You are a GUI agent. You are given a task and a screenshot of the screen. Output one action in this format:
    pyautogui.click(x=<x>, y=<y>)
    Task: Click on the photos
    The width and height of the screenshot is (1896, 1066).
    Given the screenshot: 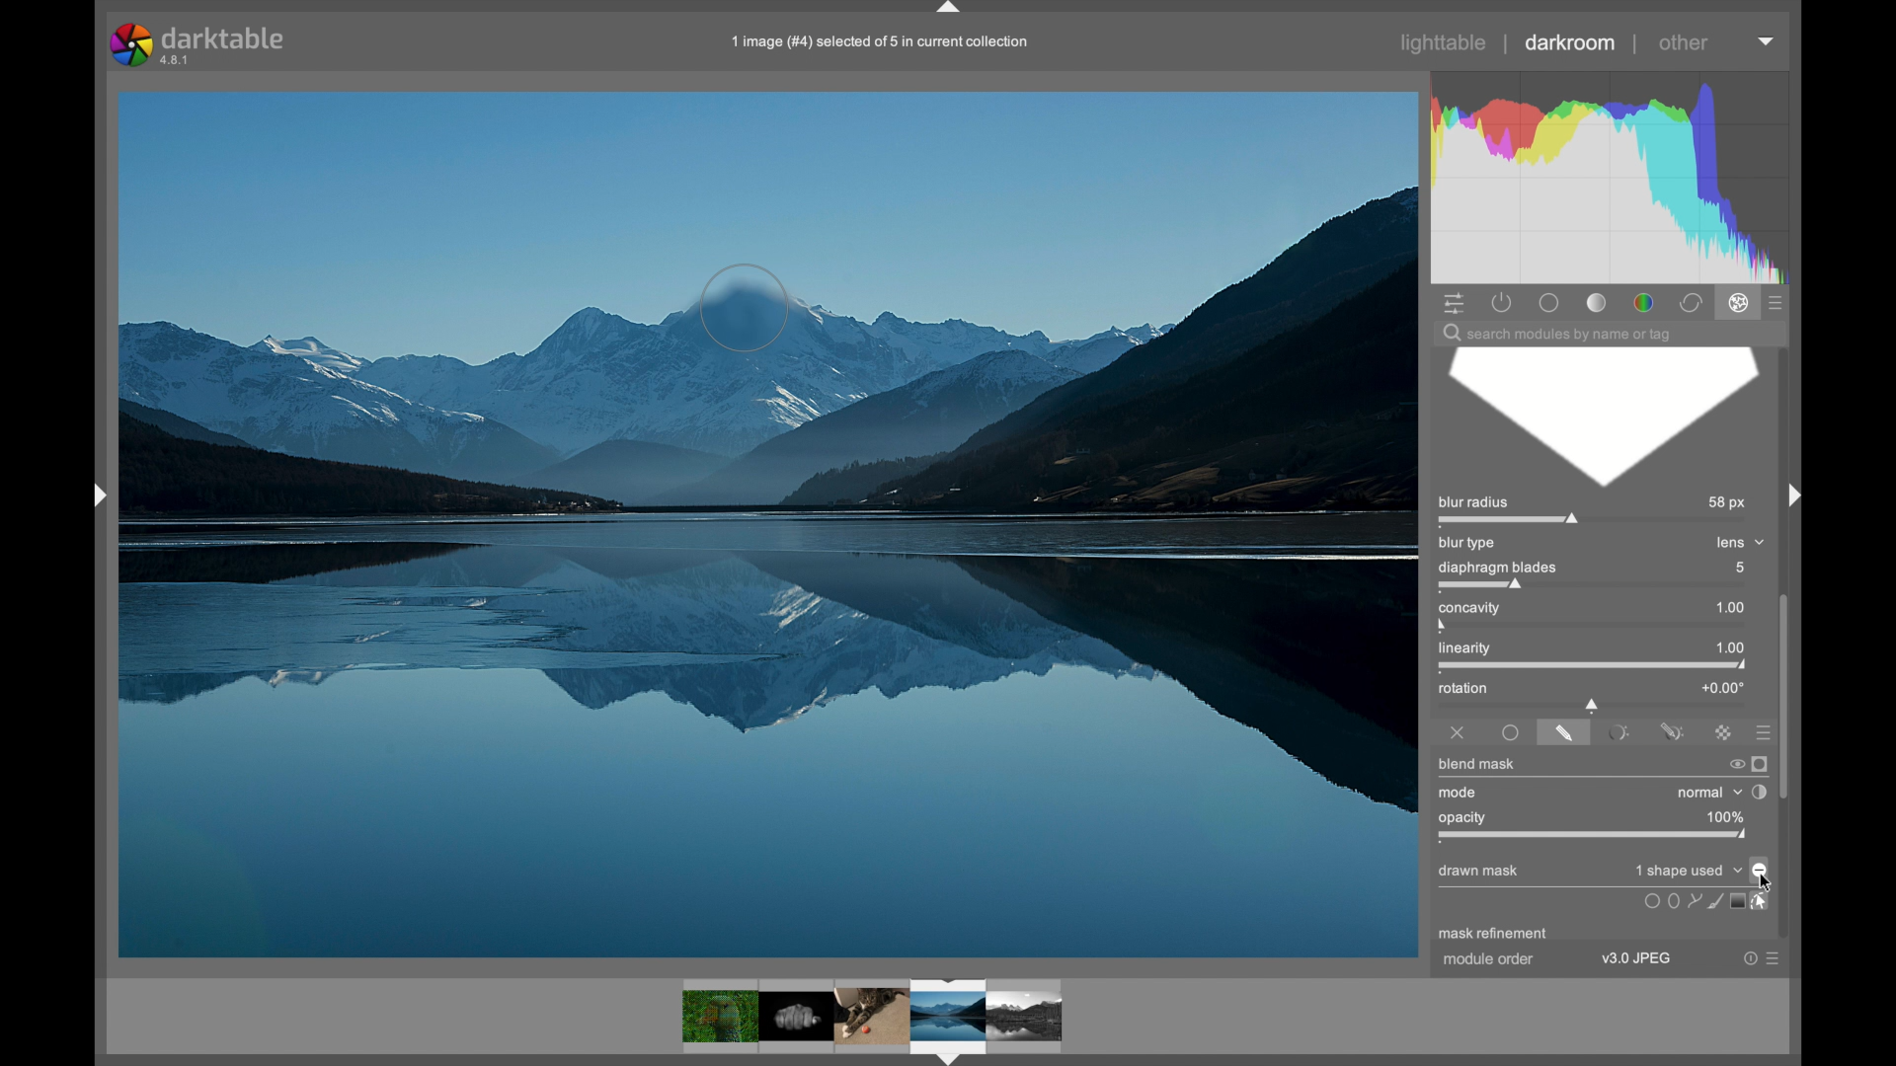 What is the action you would take?
    pyautogui.click(x=871, y=1017)
    